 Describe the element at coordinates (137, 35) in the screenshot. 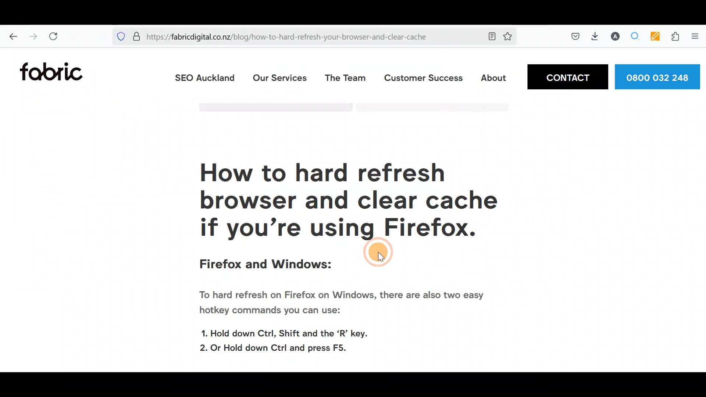

I see `Verified` at that location.